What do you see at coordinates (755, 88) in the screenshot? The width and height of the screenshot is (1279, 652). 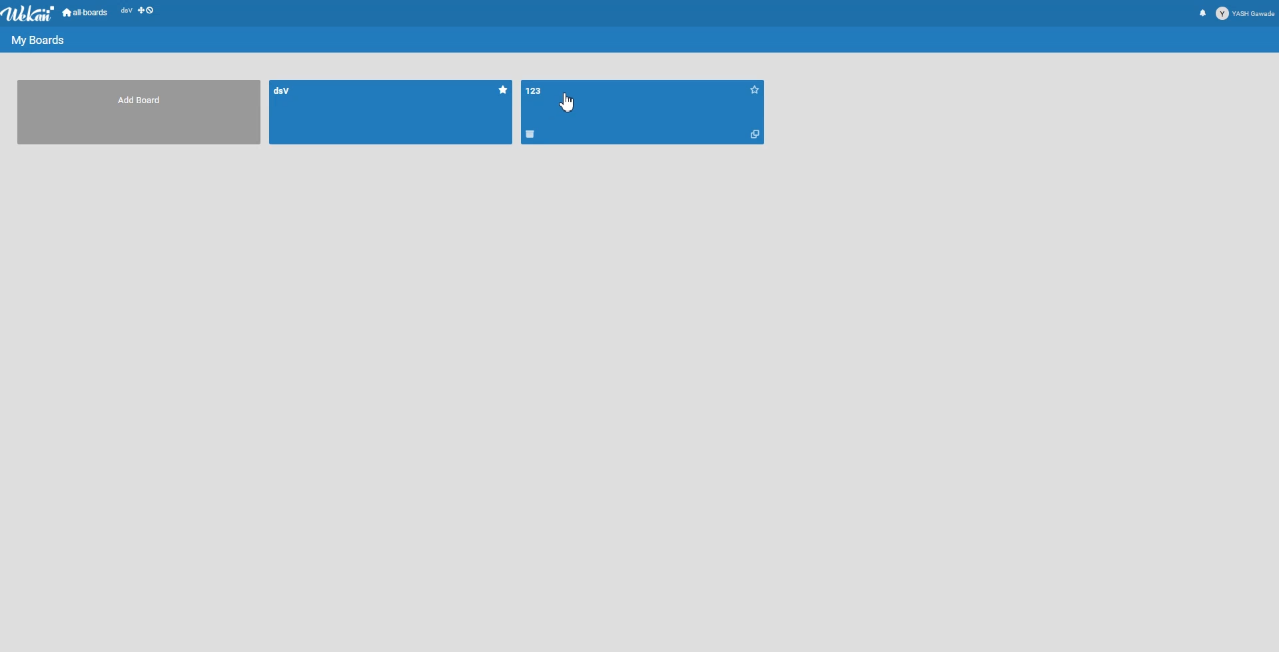 I see `Starred` at bounding box center [755, 88].